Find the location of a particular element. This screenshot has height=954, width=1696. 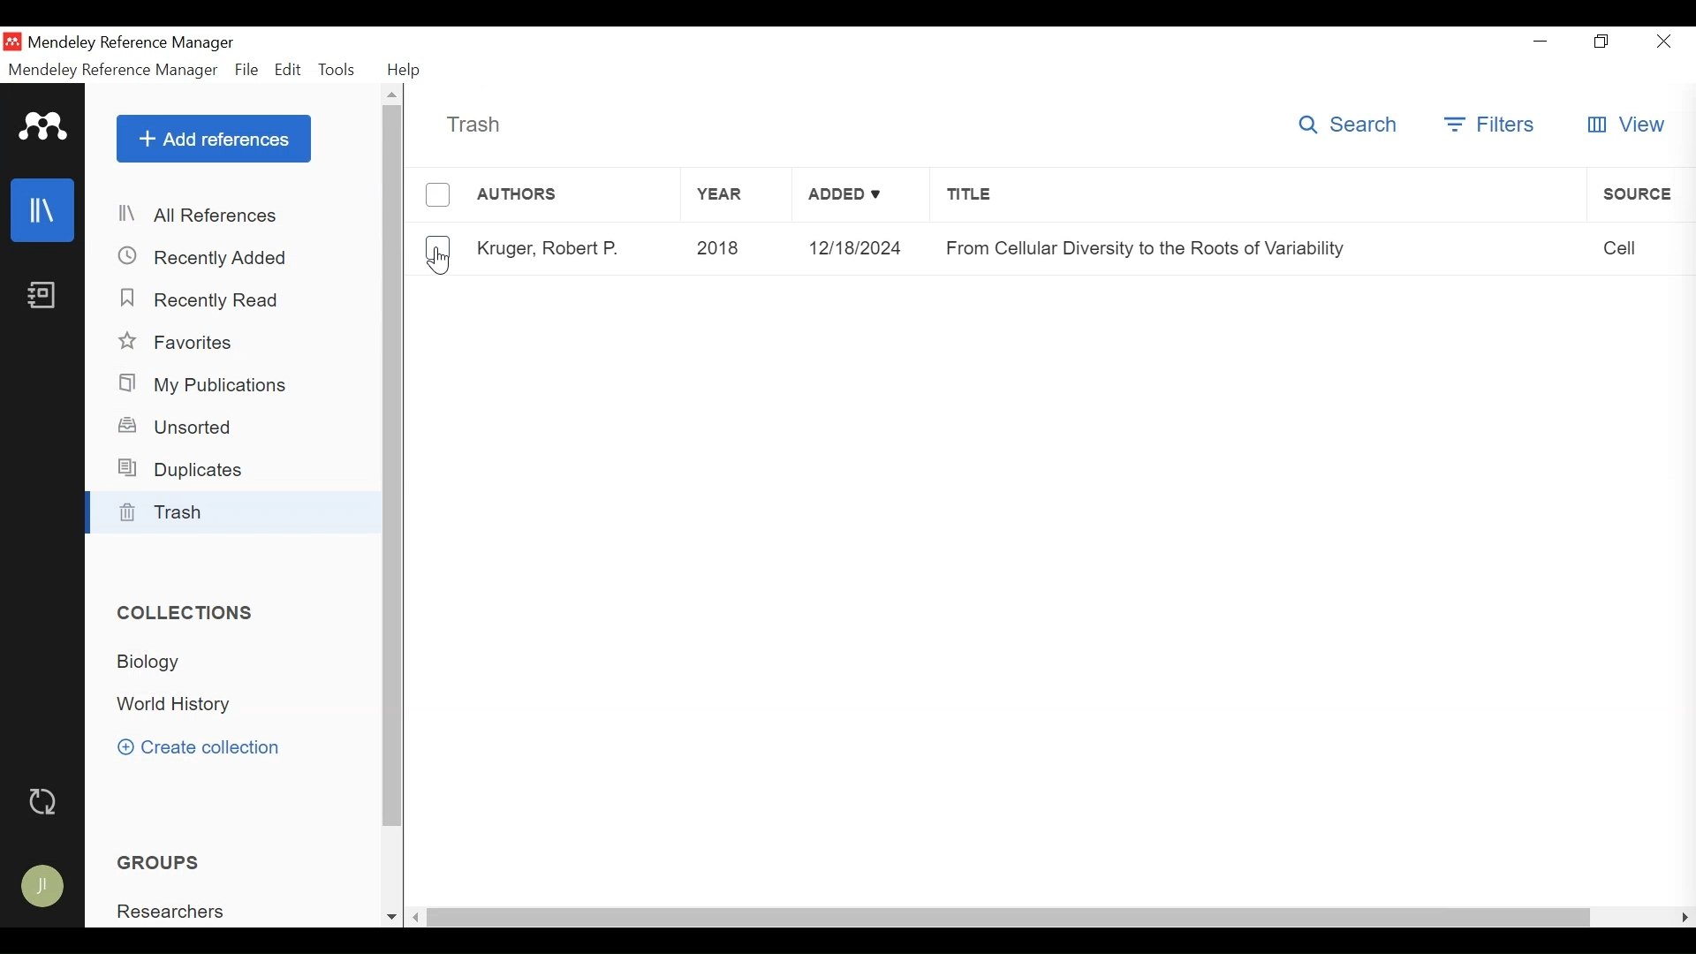

2018 is located at coordinates (734, 247).